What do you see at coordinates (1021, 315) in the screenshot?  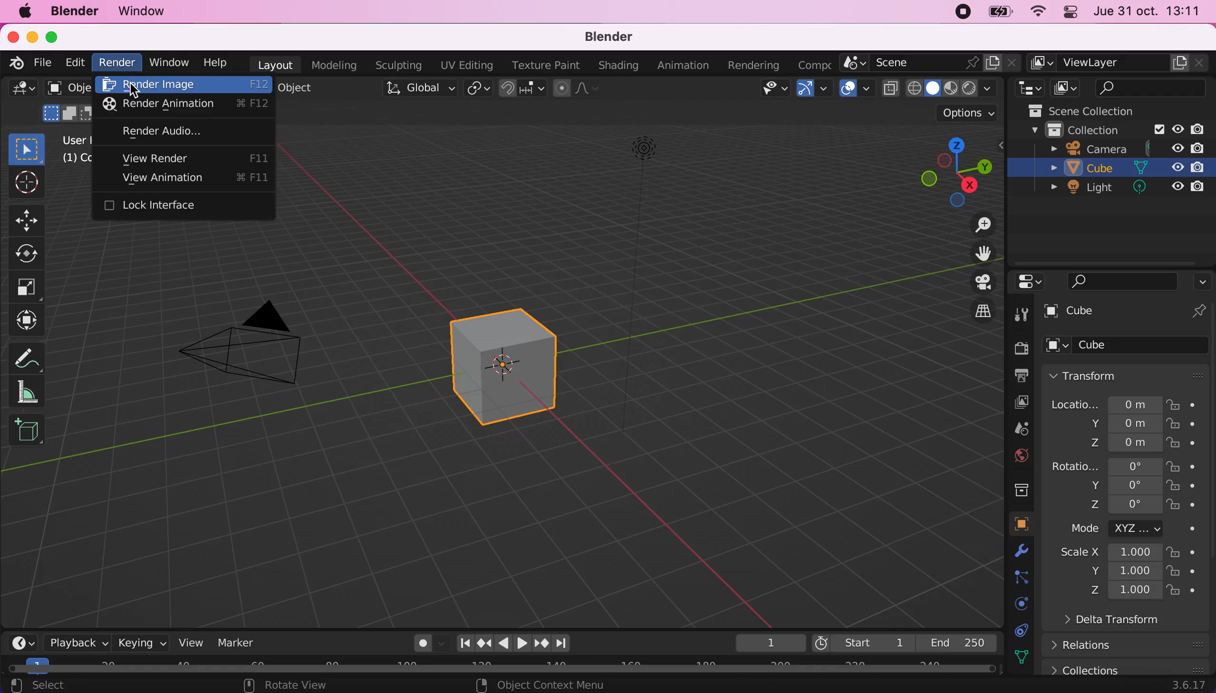 I see `tool` at bounding box center [1021, 315].